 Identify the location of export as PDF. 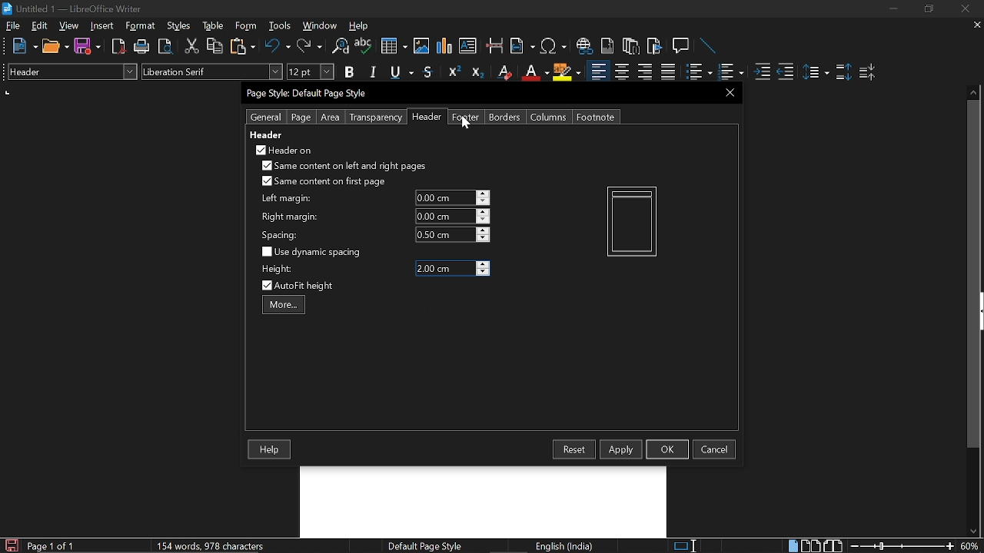
(119, 48).